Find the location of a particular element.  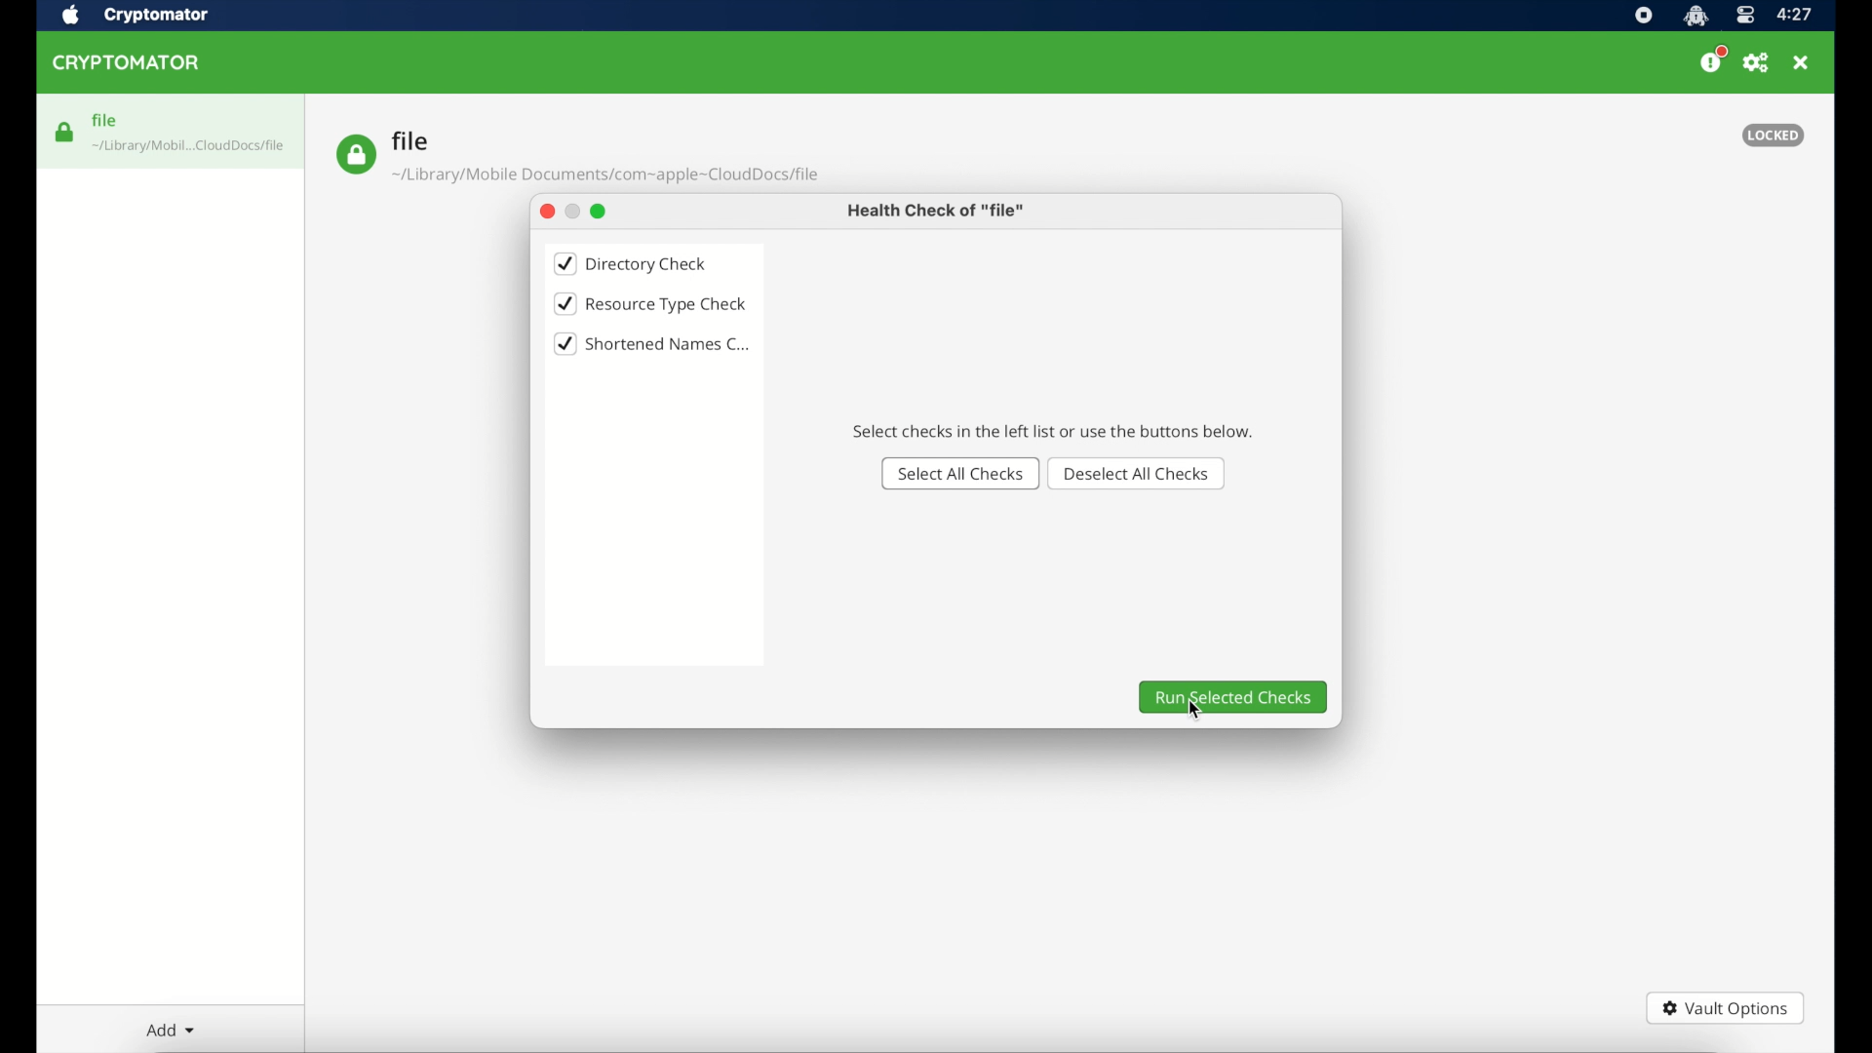

close is located at coordinates (1803, 63).